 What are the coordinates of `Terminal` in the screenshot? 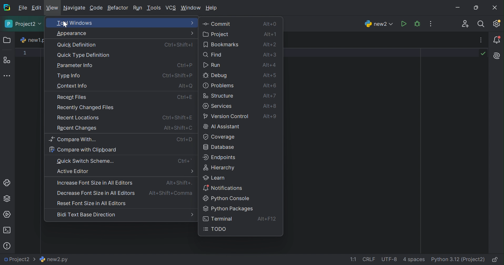 It's located at (7, 231).